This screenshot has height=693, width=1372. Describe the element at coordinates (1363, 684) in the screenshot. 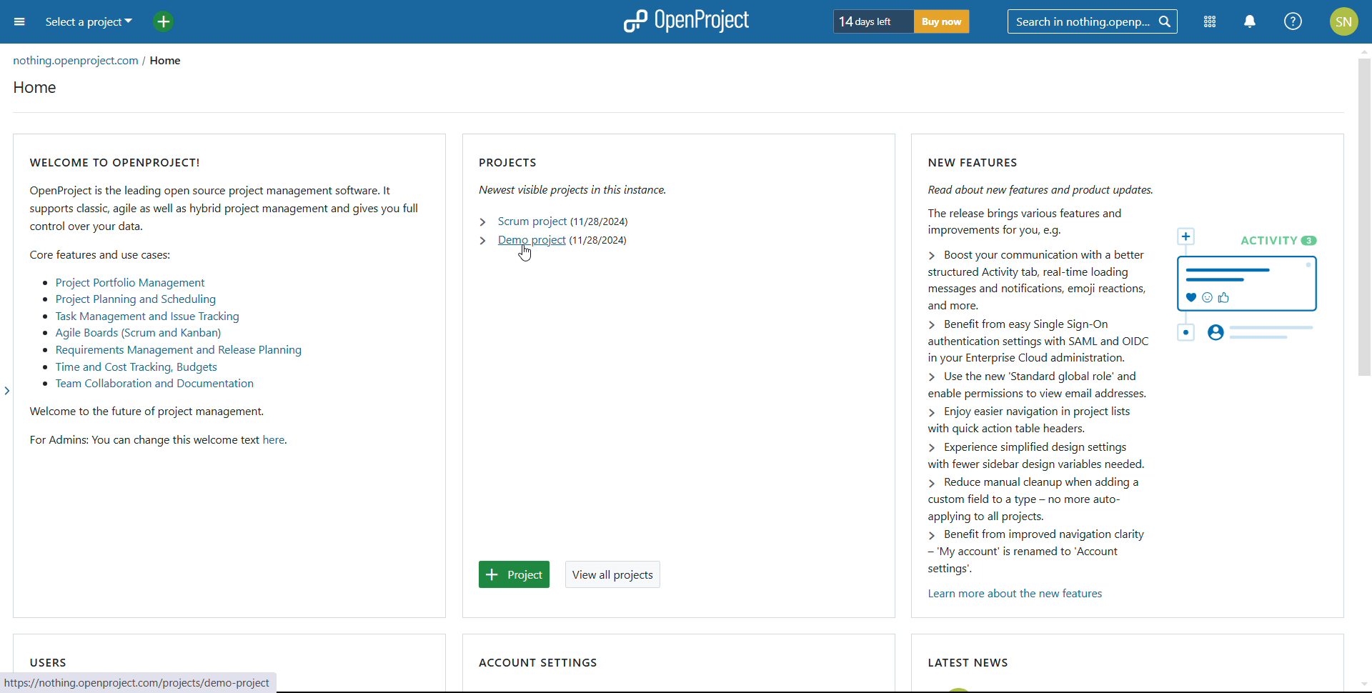

I see `scroll down` at that location.